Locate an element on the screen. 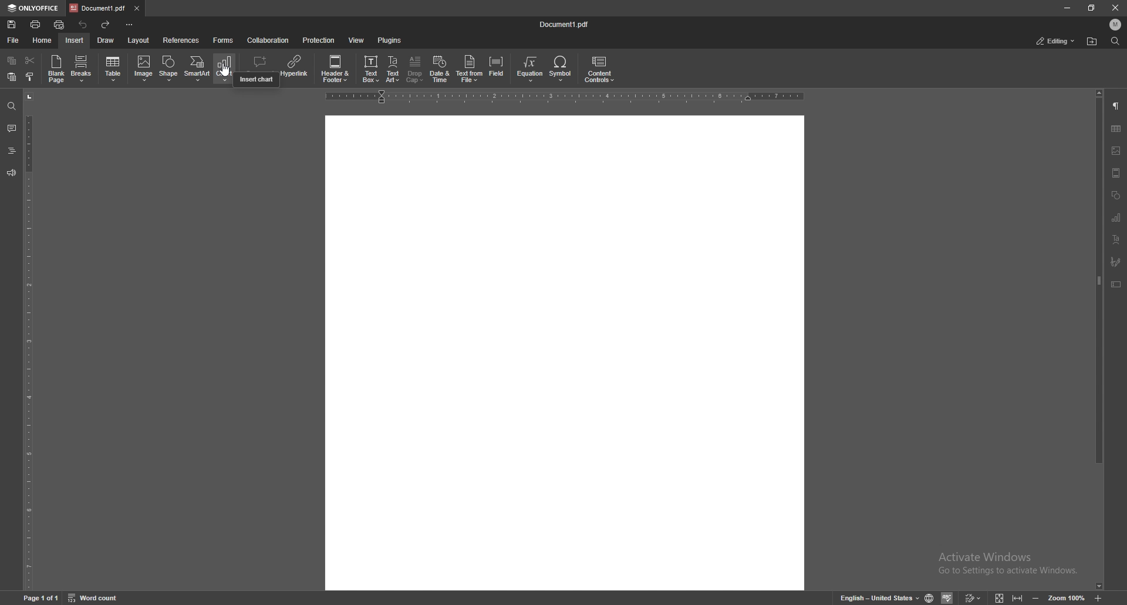  equation is located at coordinates (531, 69).